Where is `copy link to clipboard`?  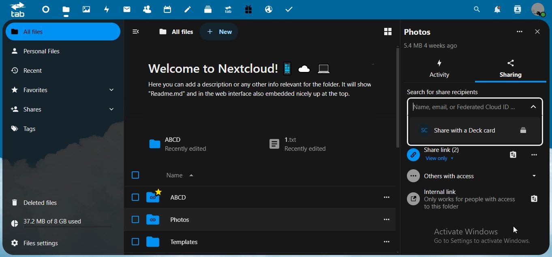
copy link to clipboard is located at coordinates (514, 154).